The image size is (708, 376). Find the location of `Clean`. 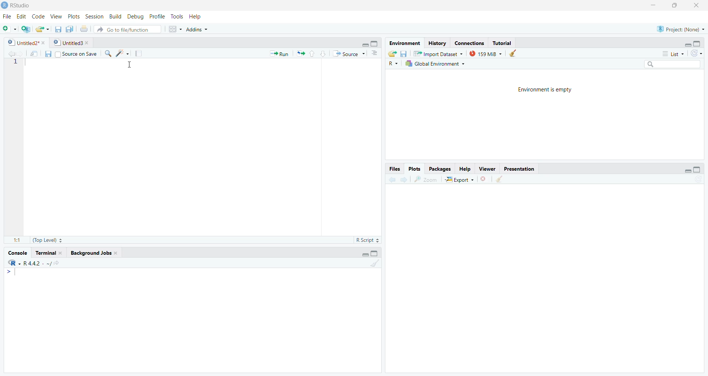

Clean is located at coordinates (499, 179).